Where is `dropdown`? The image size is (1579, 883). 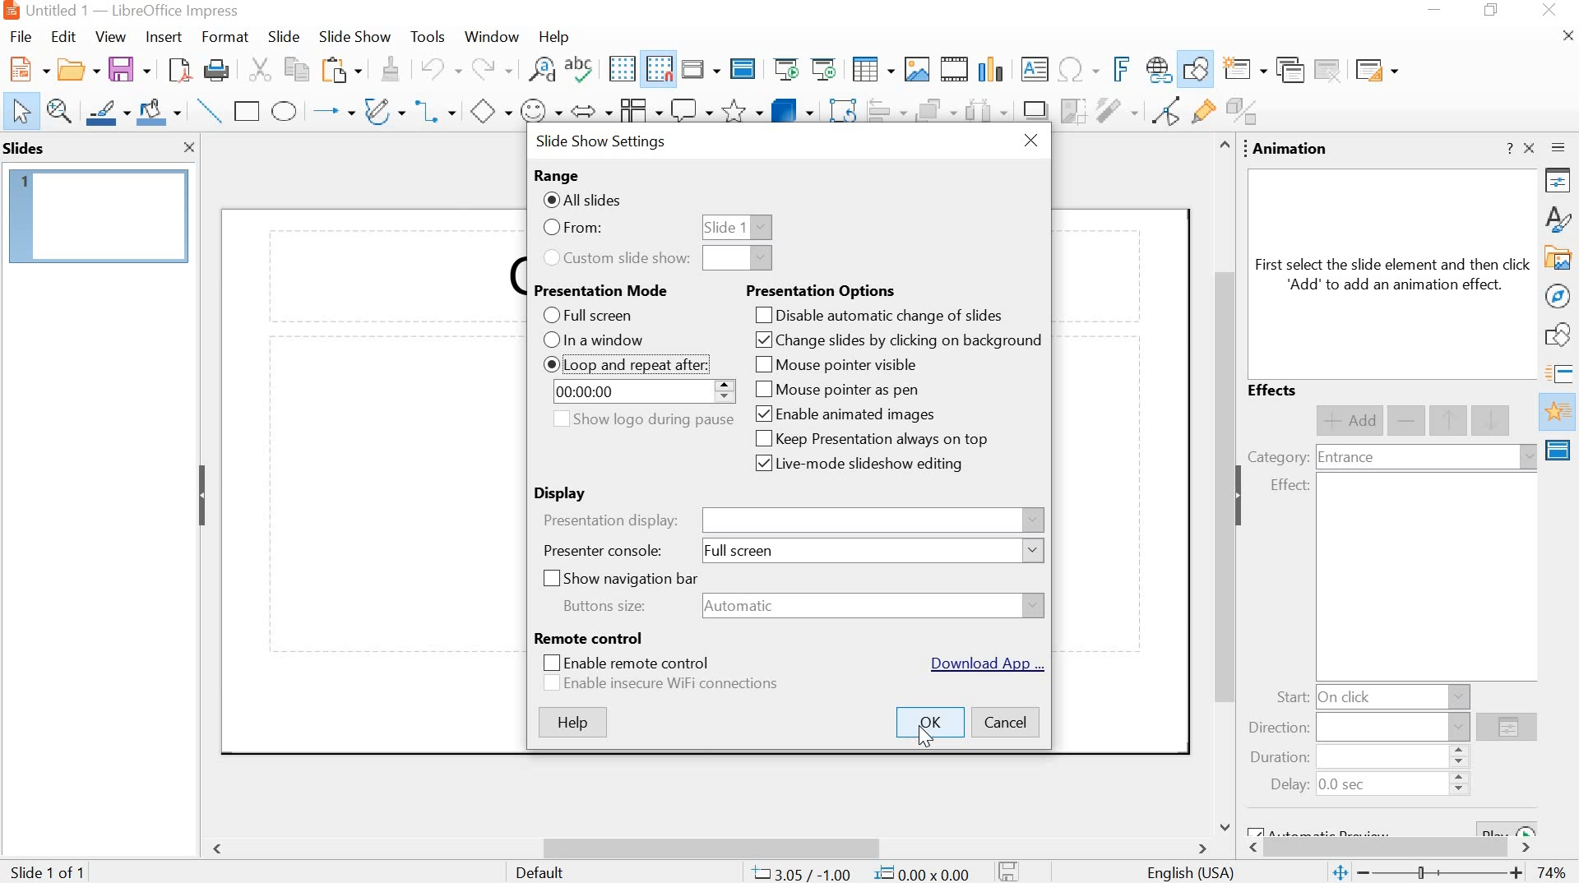 dropdown is located at coordinates (738, 259).